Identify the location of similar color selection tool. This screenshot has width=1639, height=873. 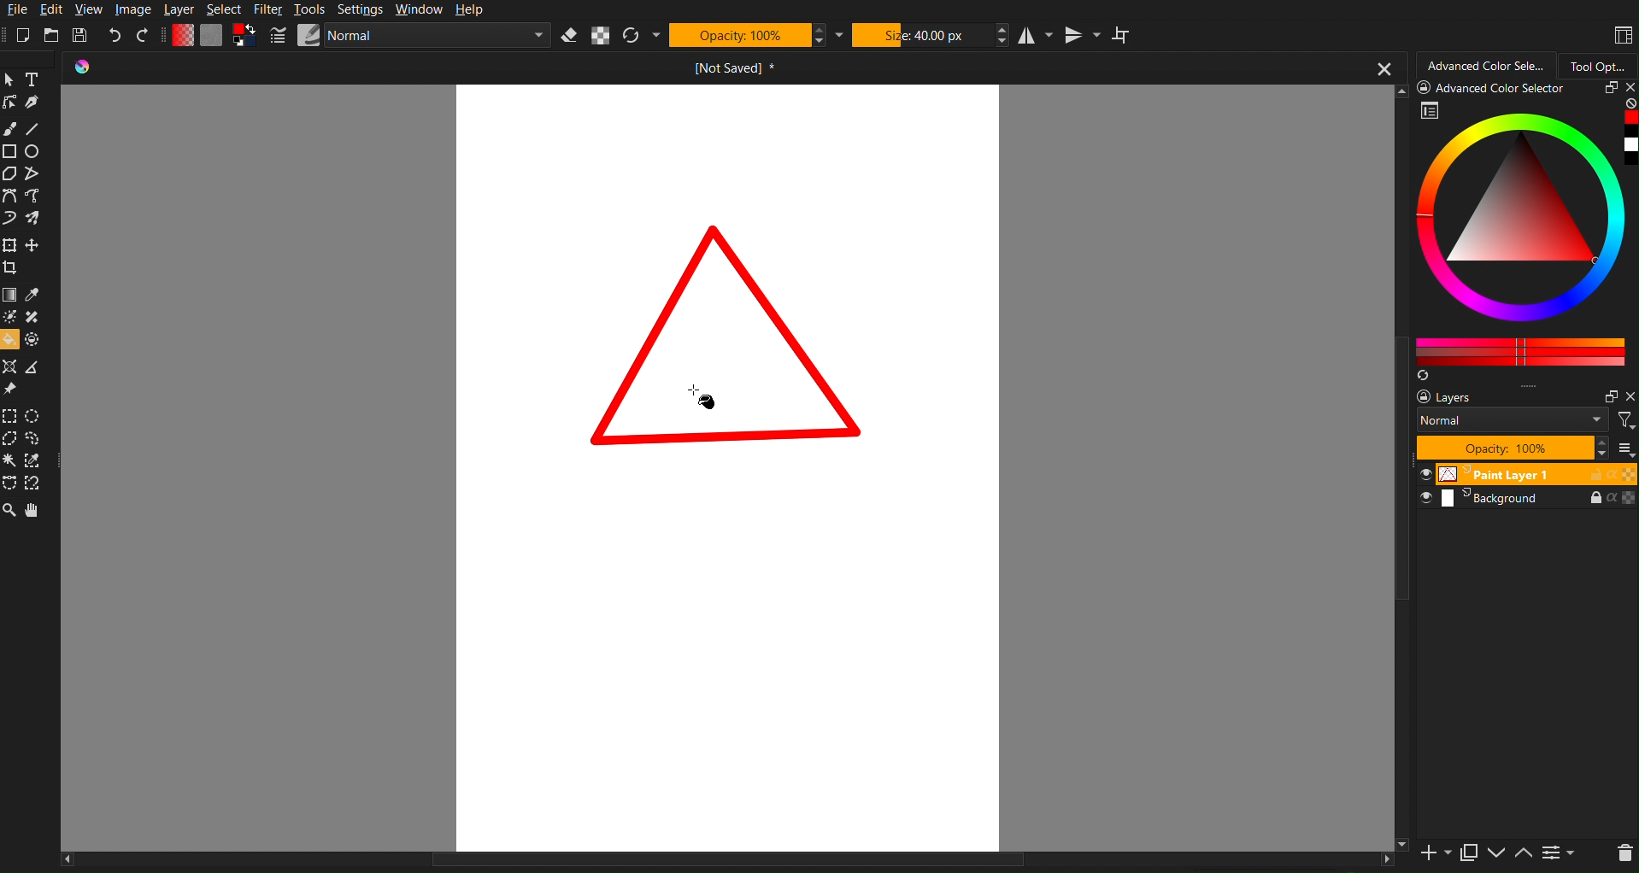
(38, 460).